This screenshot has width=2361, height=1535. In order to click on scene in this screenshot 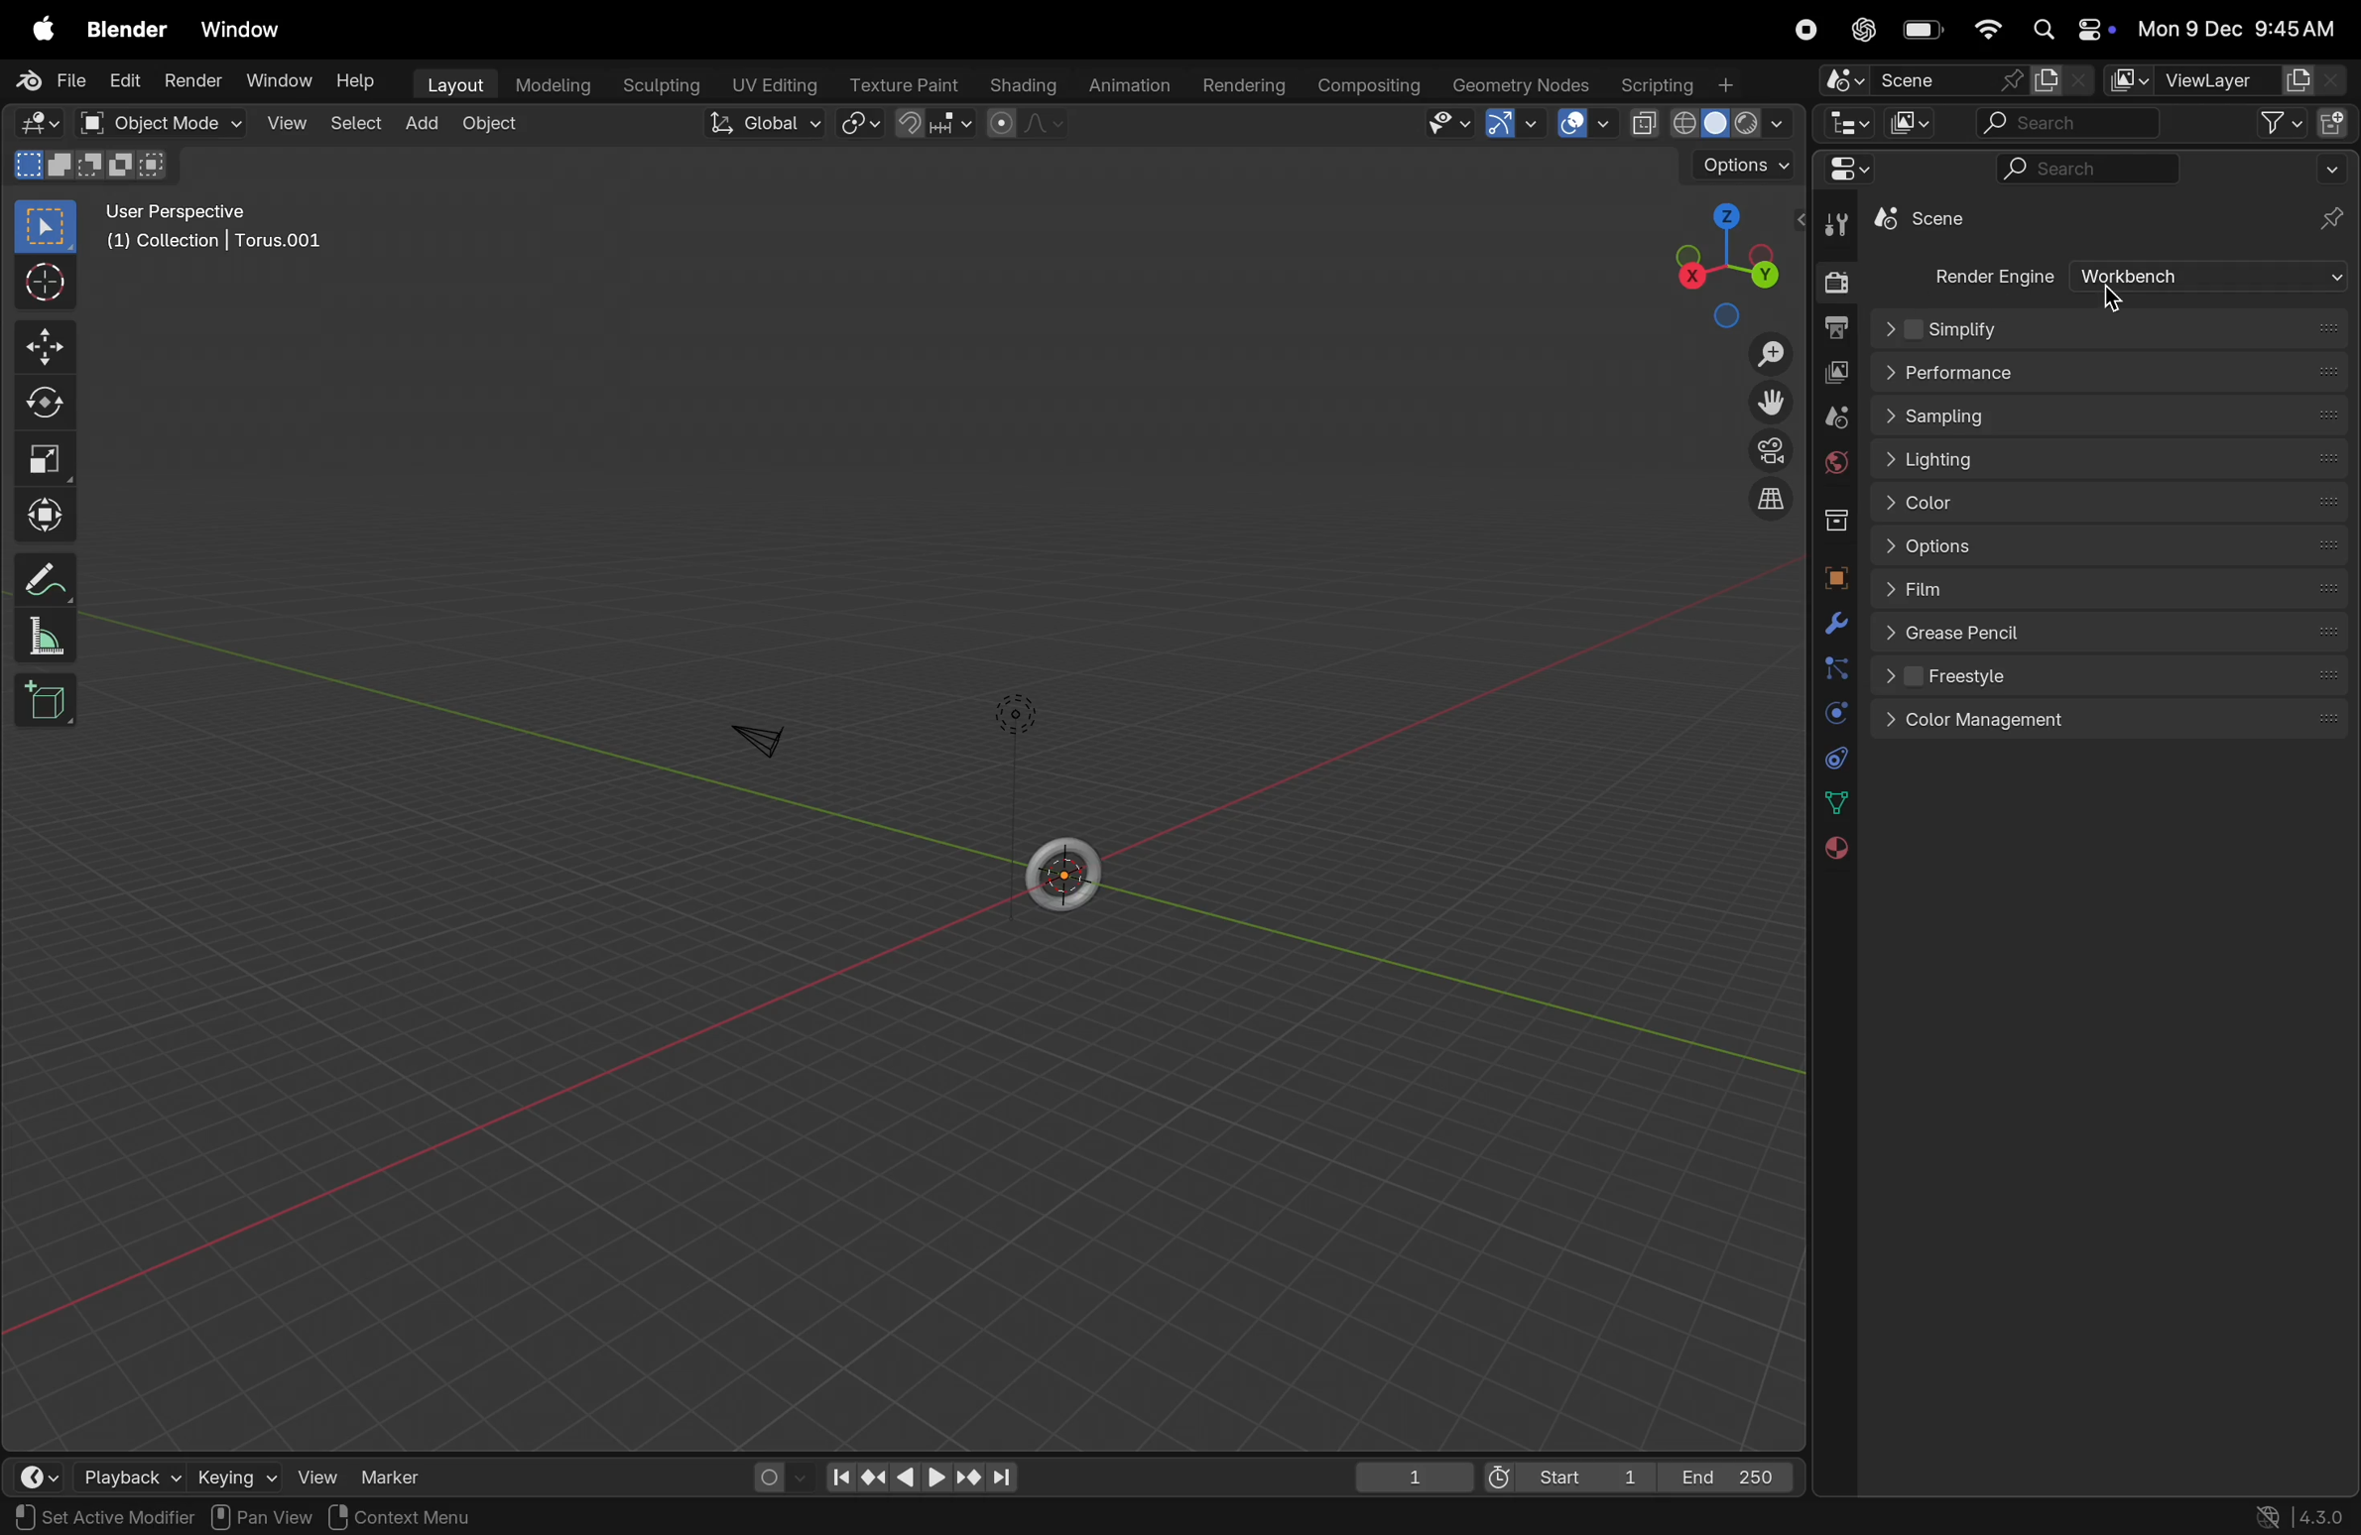, I will do `click(1915, 79)`.